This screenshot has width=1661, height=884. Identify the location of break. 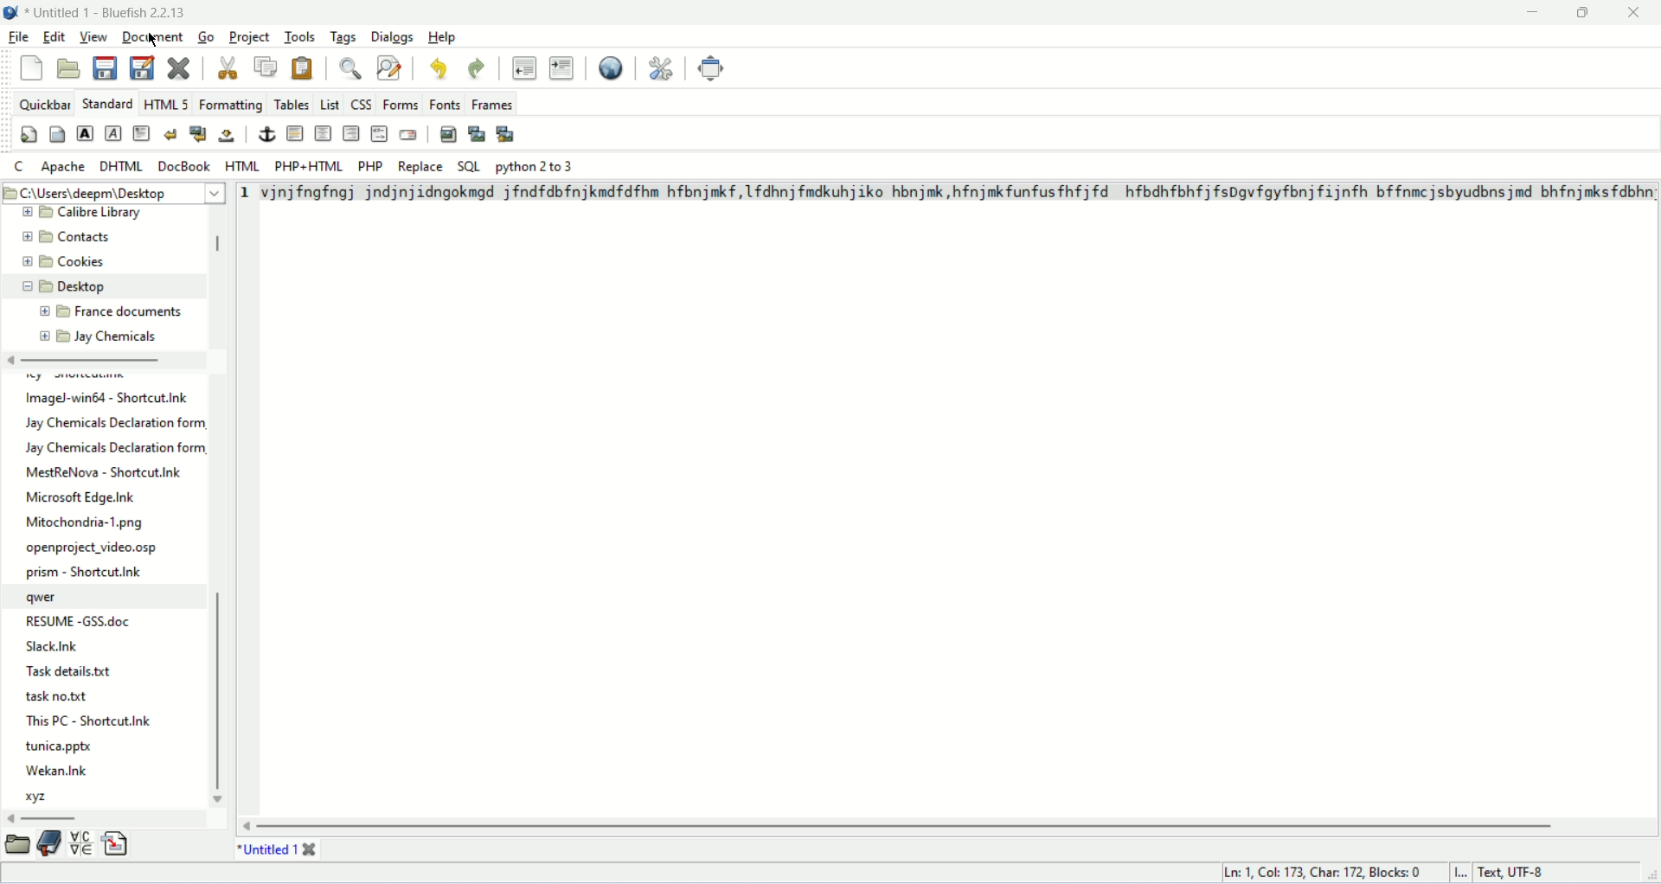
(169, 133).